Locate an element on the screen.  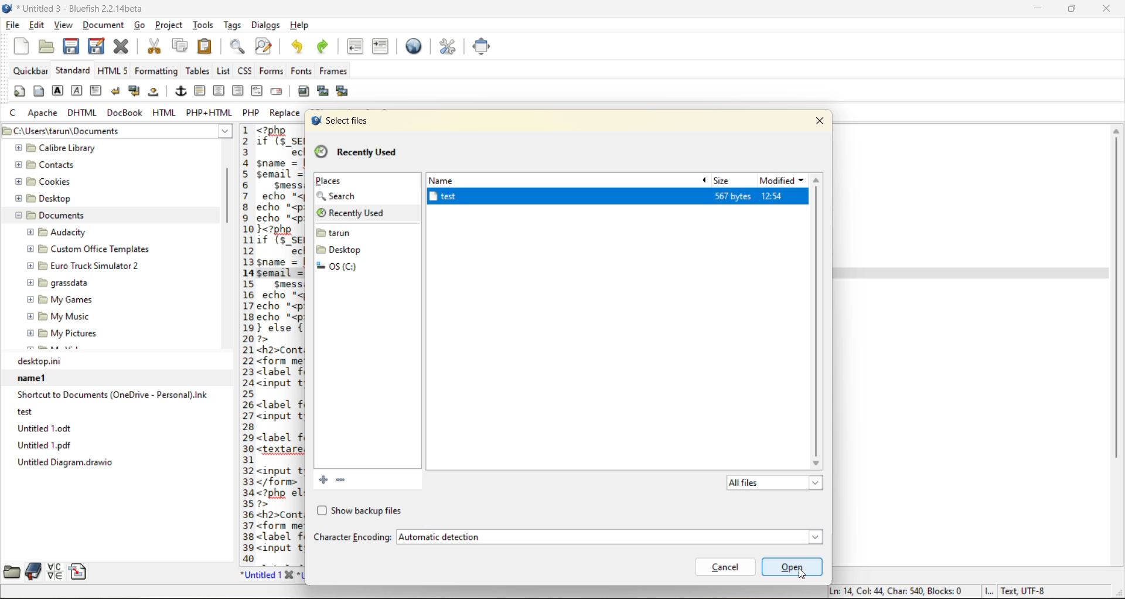
automatic detection is located at coordinates (606, 537).